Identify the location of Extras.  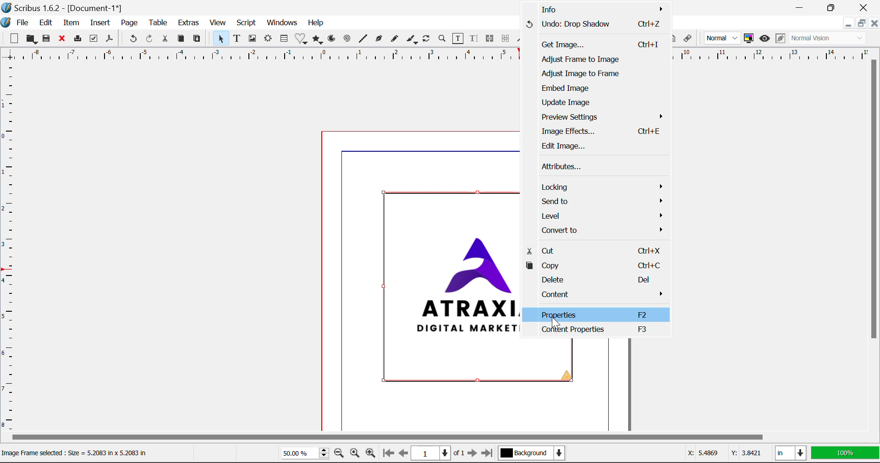
(189, 22).